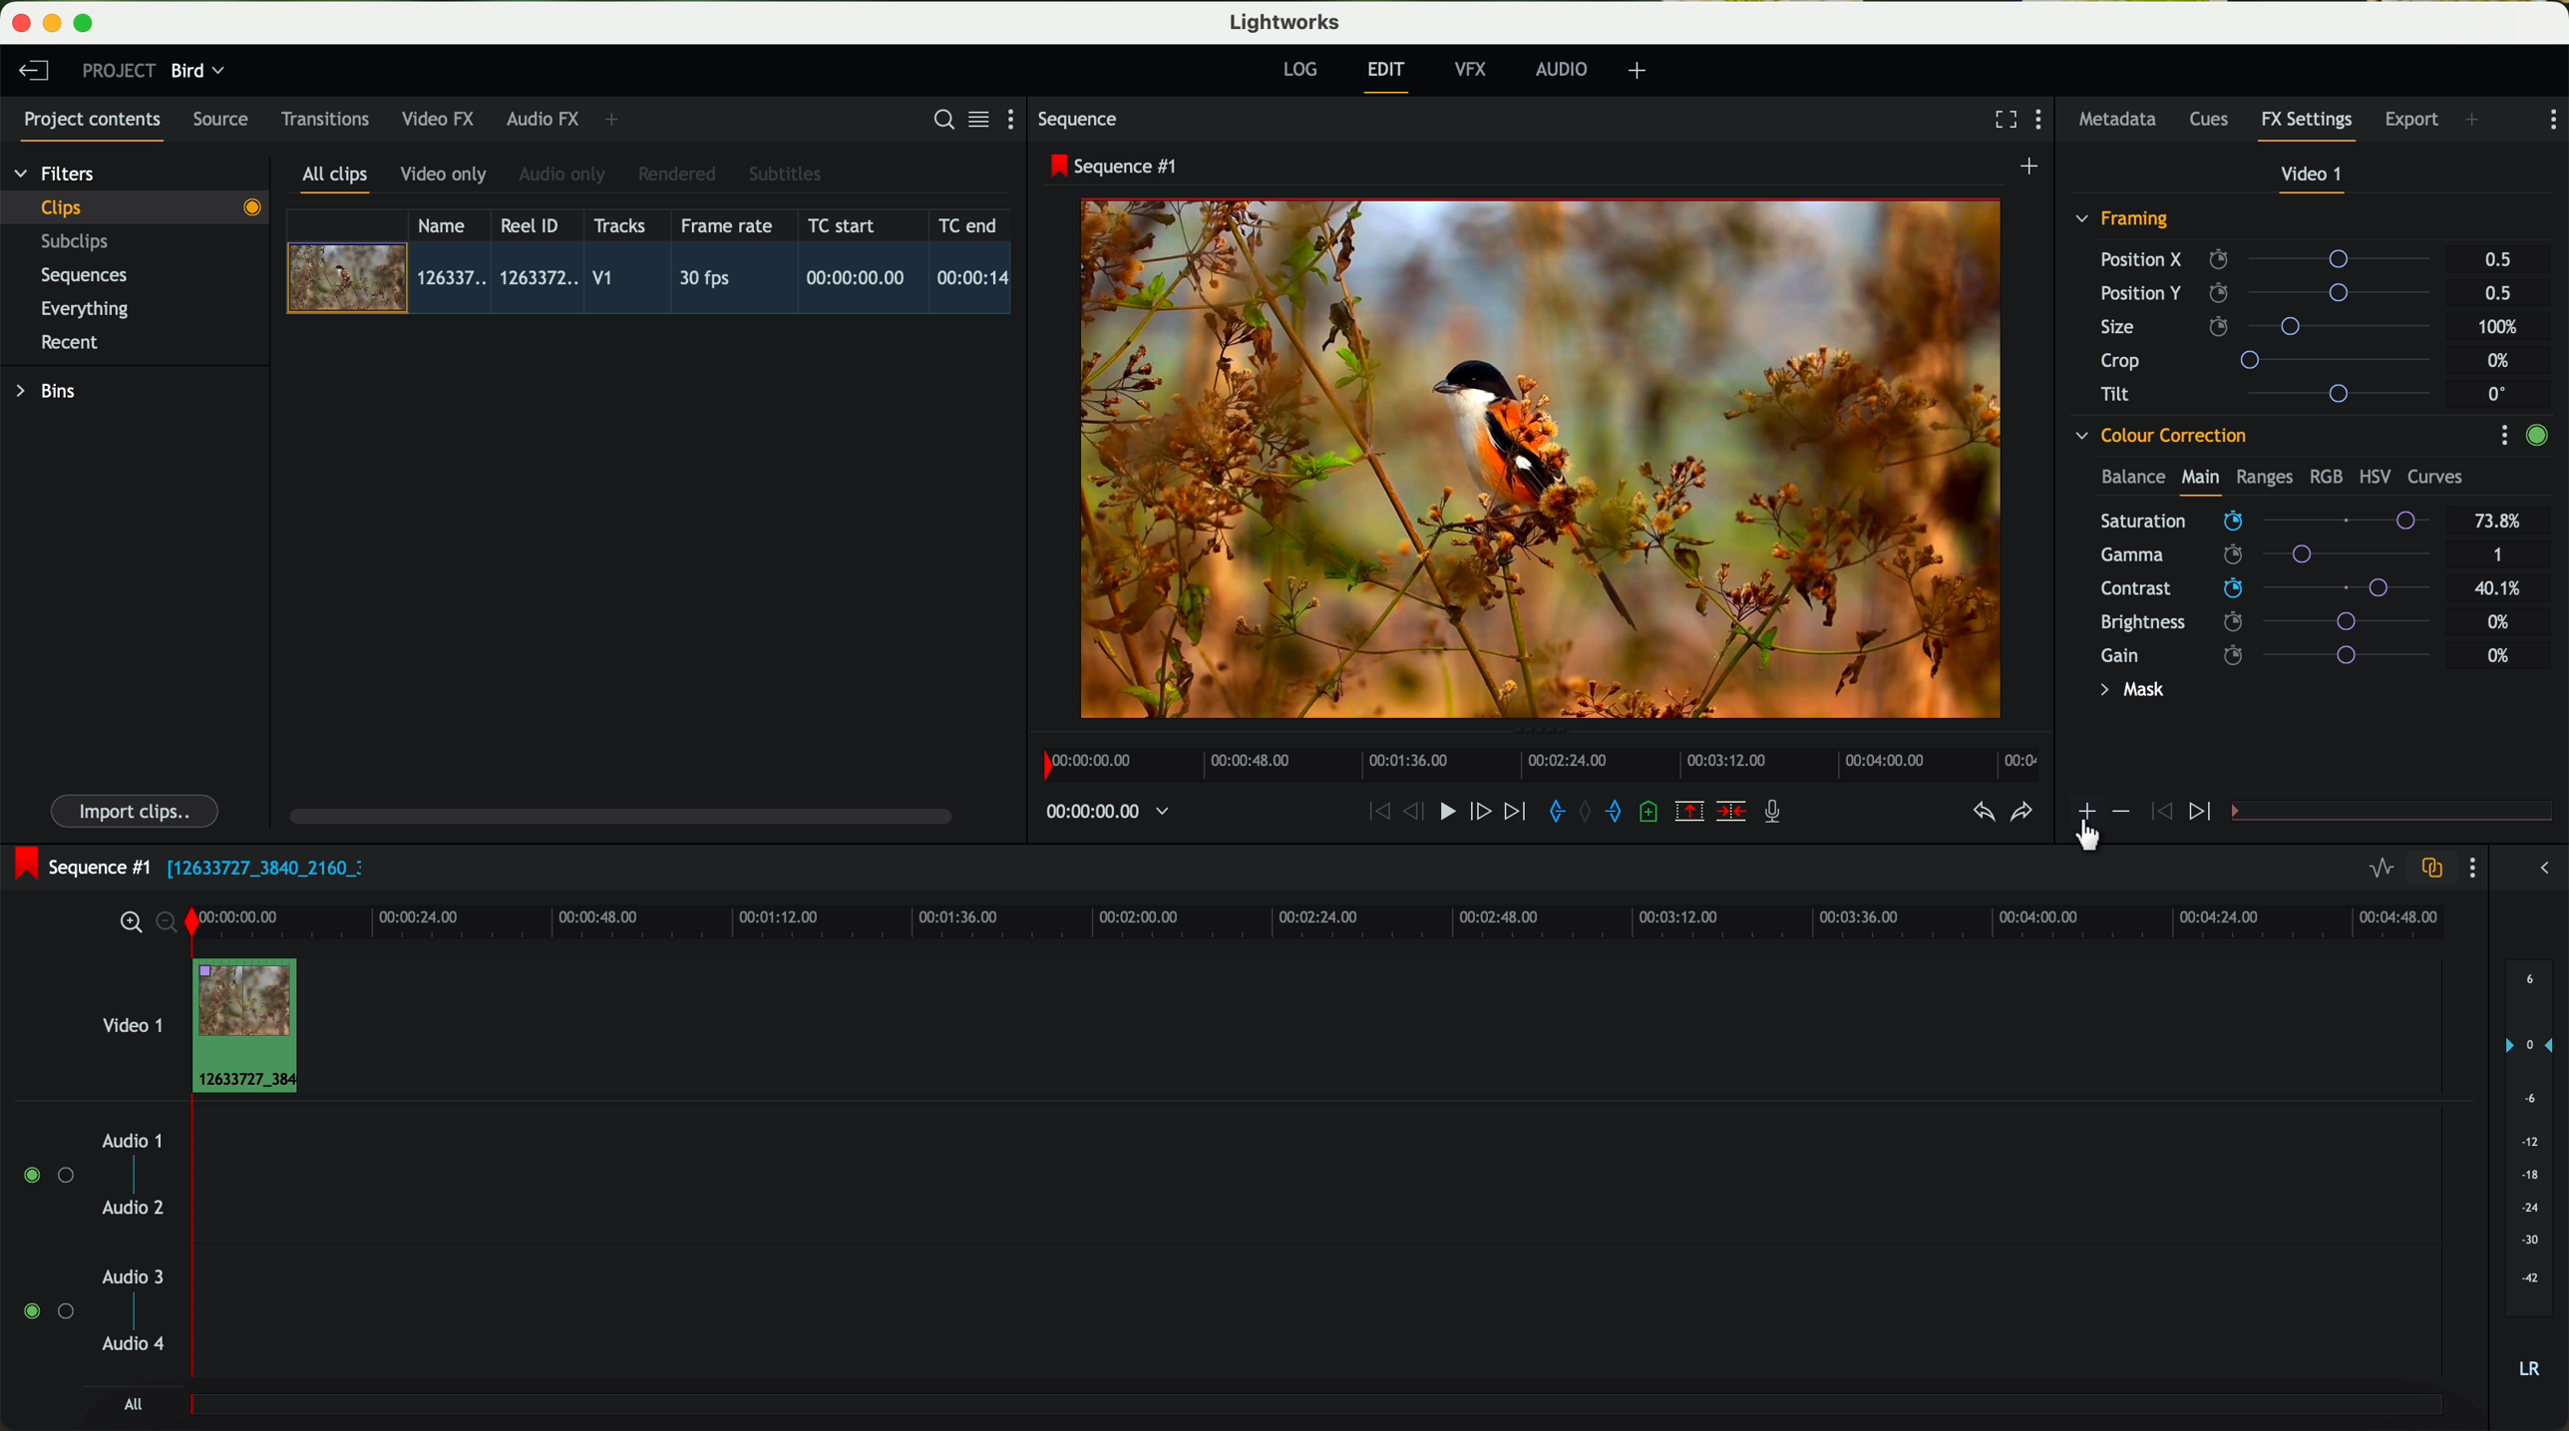  What do you see at coordinates (535, 224) in the screenshot?
I see `Reel ID` at bounding box center [535, 224].